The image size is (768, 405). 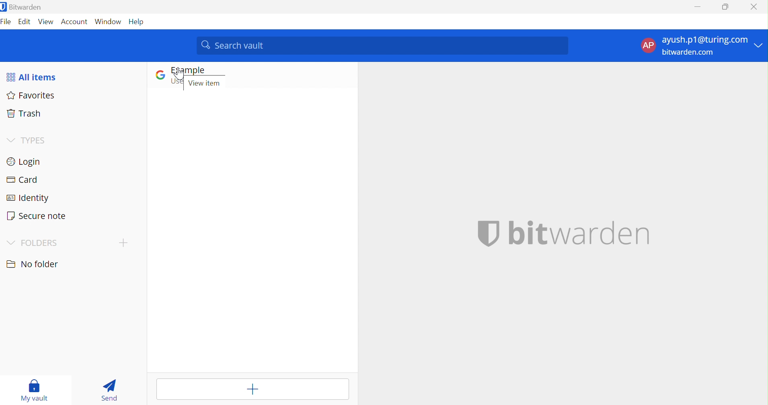 I want to click on Secure note, so click(x=37, y=215).